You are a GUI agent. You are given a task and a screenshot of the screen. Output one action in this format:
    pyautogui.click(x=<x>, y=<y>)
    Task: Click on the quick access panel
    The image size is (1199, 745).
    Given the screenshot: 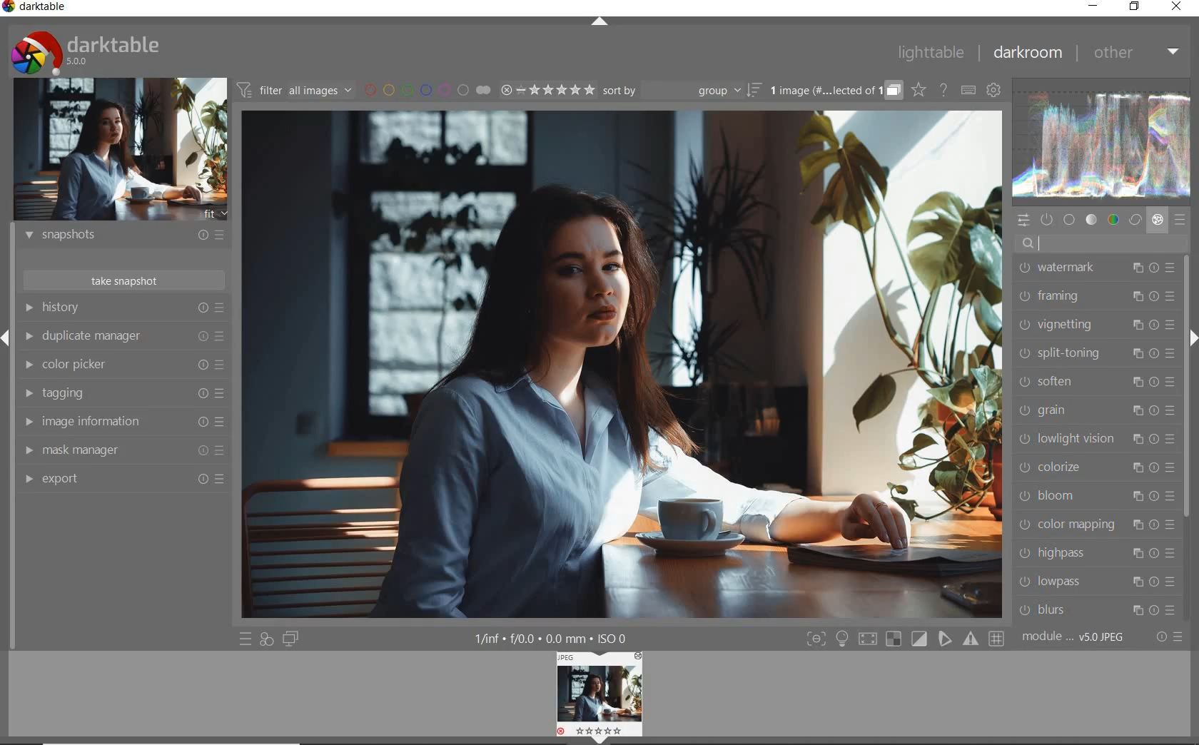 What is the action you would take?
    pyautogui.click(x=1023, y=221)
    